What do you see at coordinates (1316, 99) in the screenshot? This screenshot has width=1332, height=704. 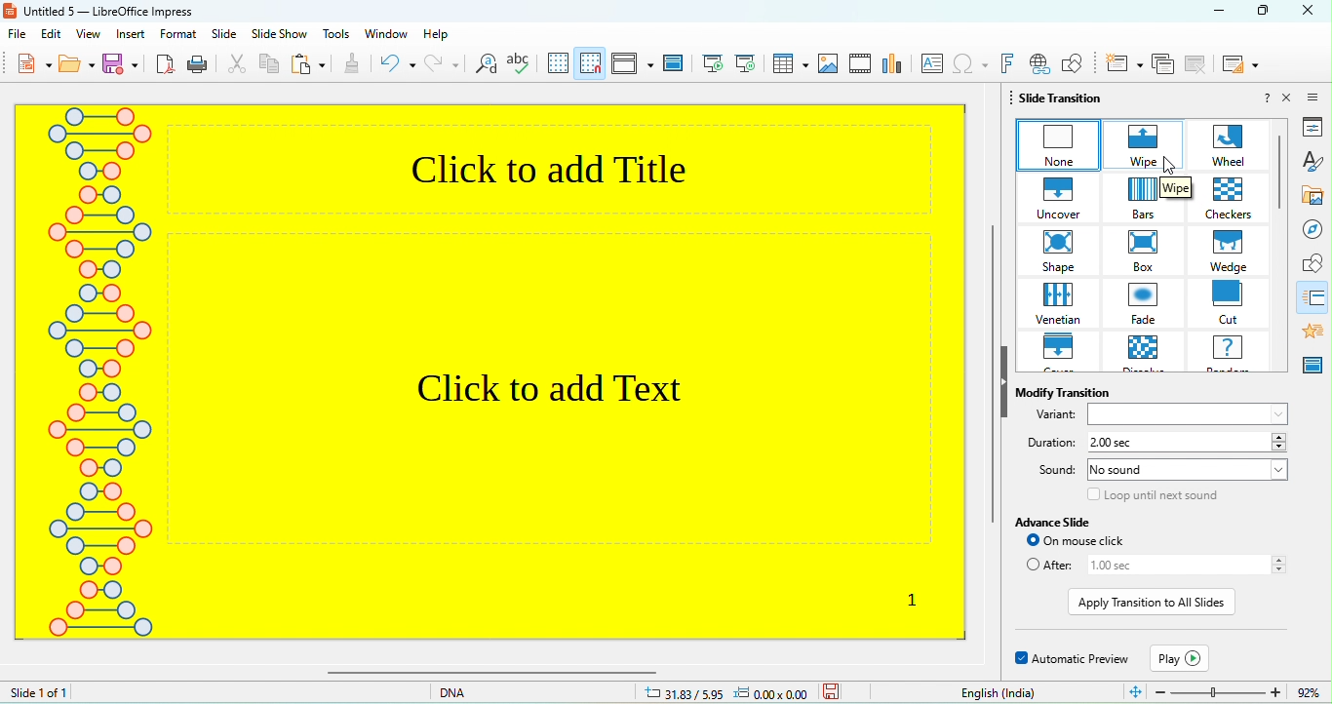 I see `sidebar setting` at bounding box center [1316, 99].